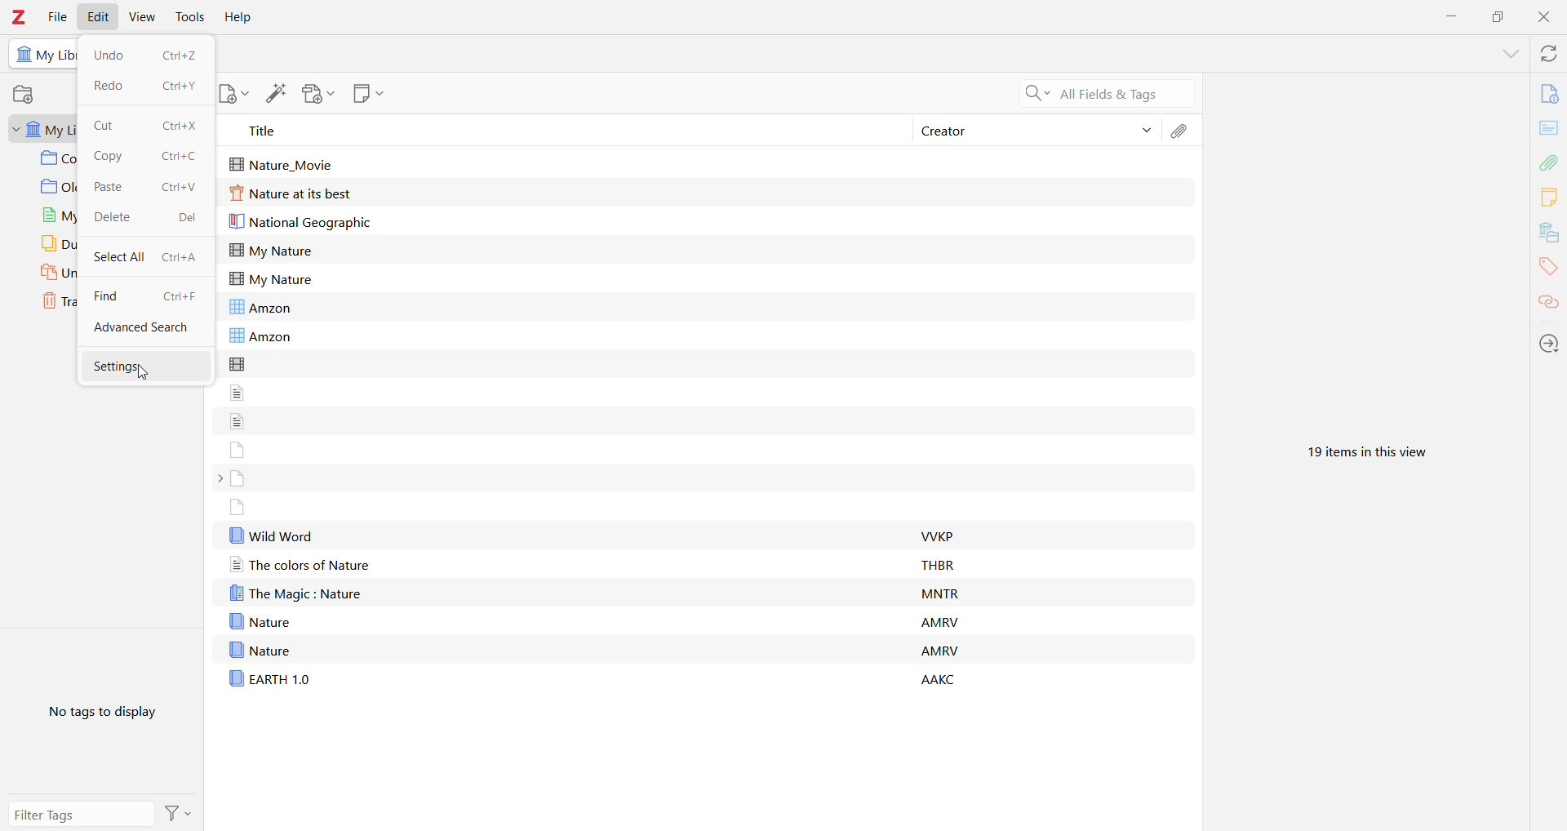 The image size is (1567, 831). Describe the element at coordinates (276, 92) in the screenshot. I see `Add Item(s) by Identifier` at that location.